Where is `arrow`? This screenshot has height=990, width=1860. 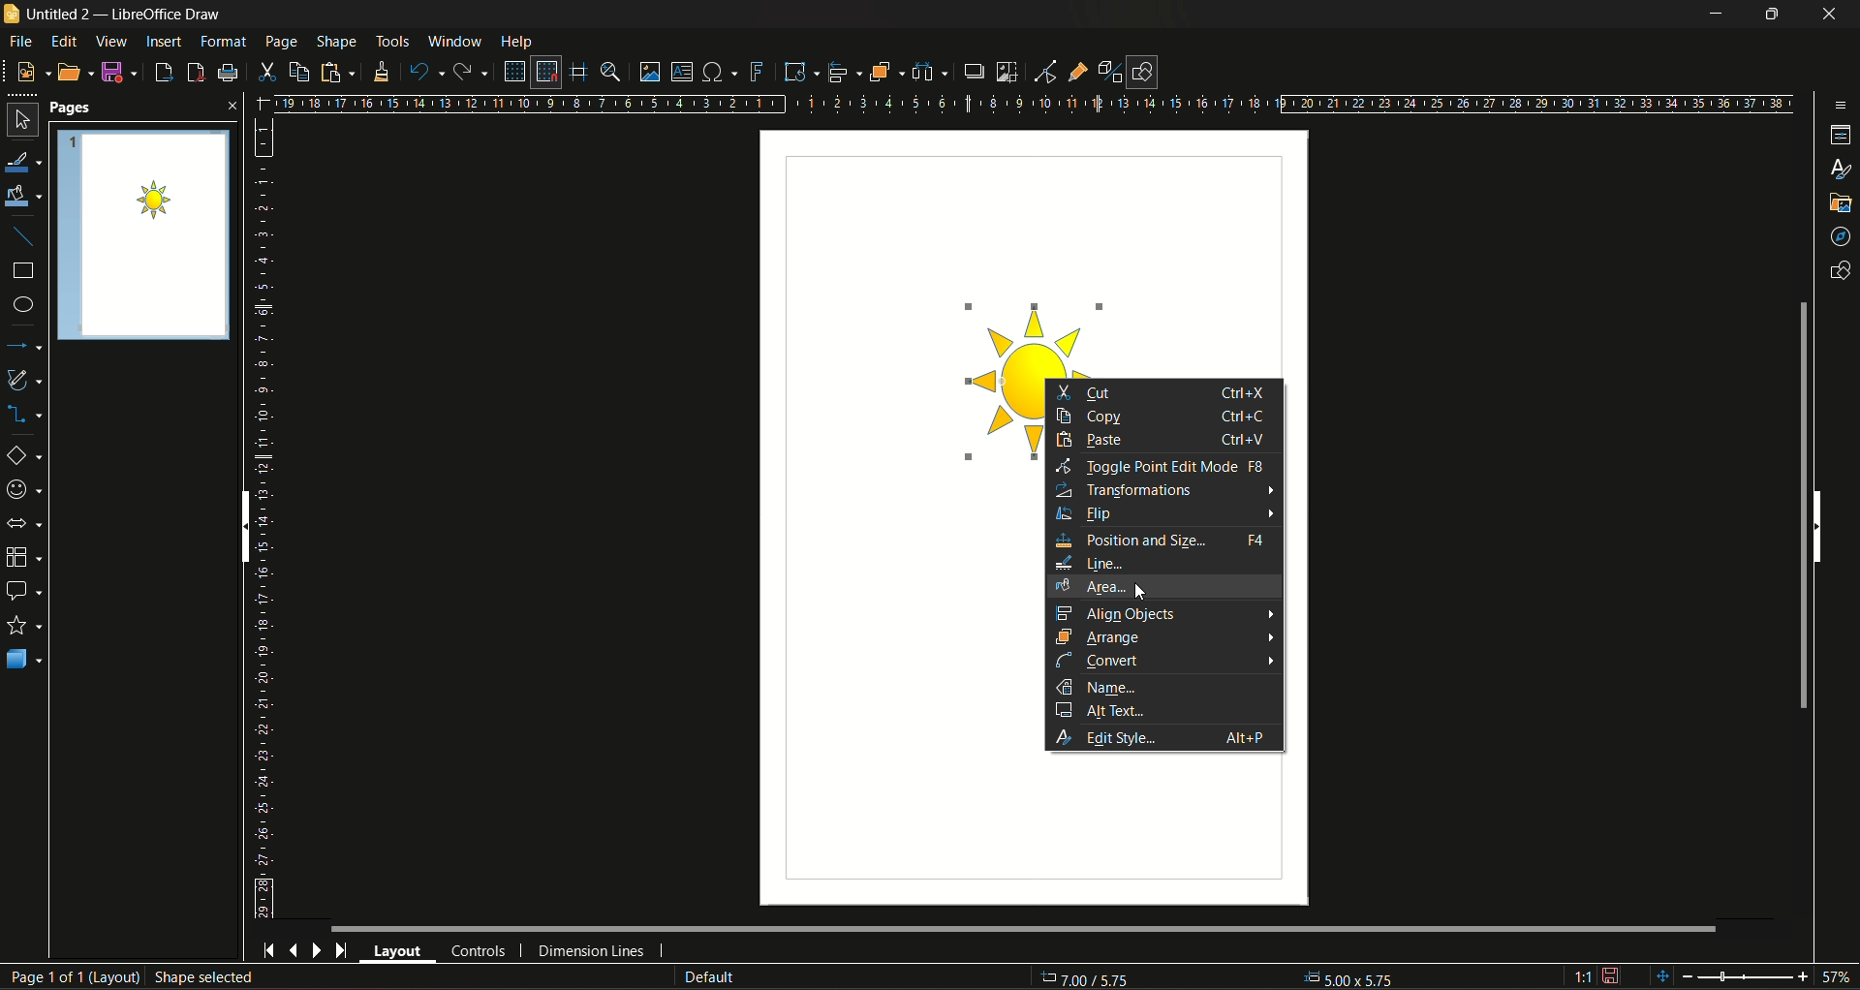 arrow is located at coordinates (1270, 637).